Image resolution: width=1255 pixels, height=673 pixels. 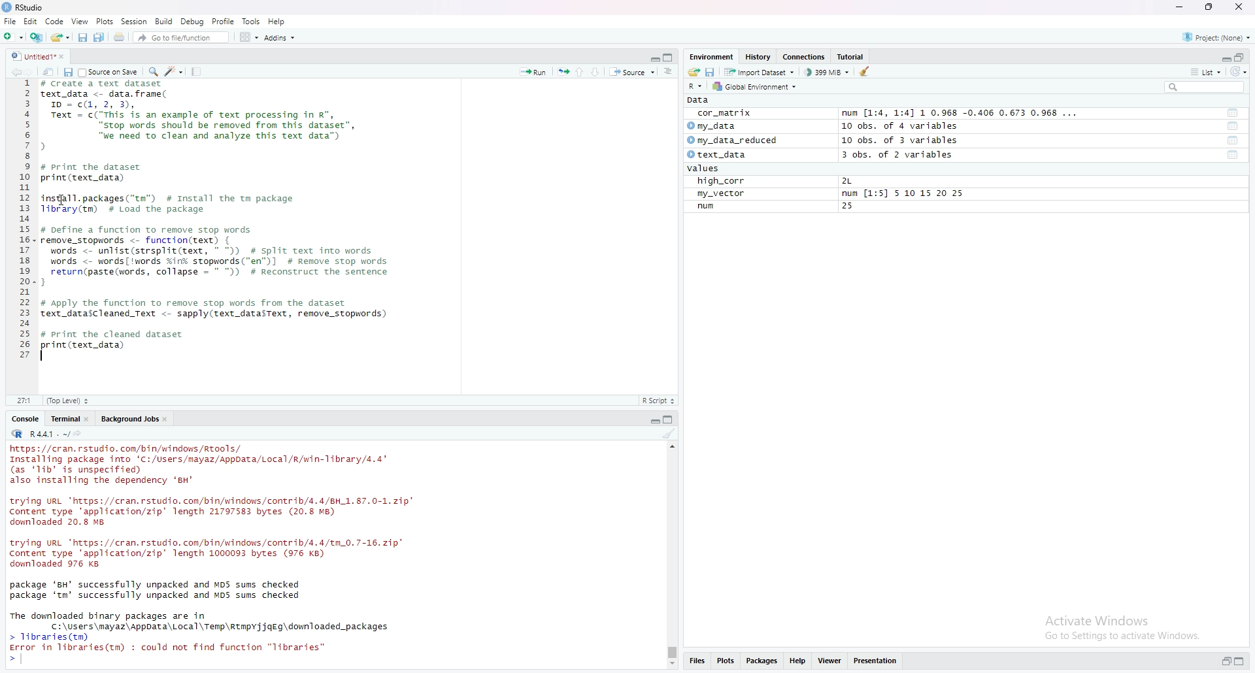 What do you see at coordinates (32, 72) in the screenshot?
I see `go forward` at bounding box center [32, 72].